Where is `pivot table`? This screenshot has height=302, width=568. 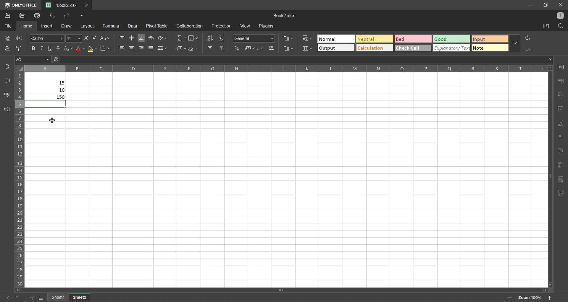
pivot table is located at coordinates (156, 25).